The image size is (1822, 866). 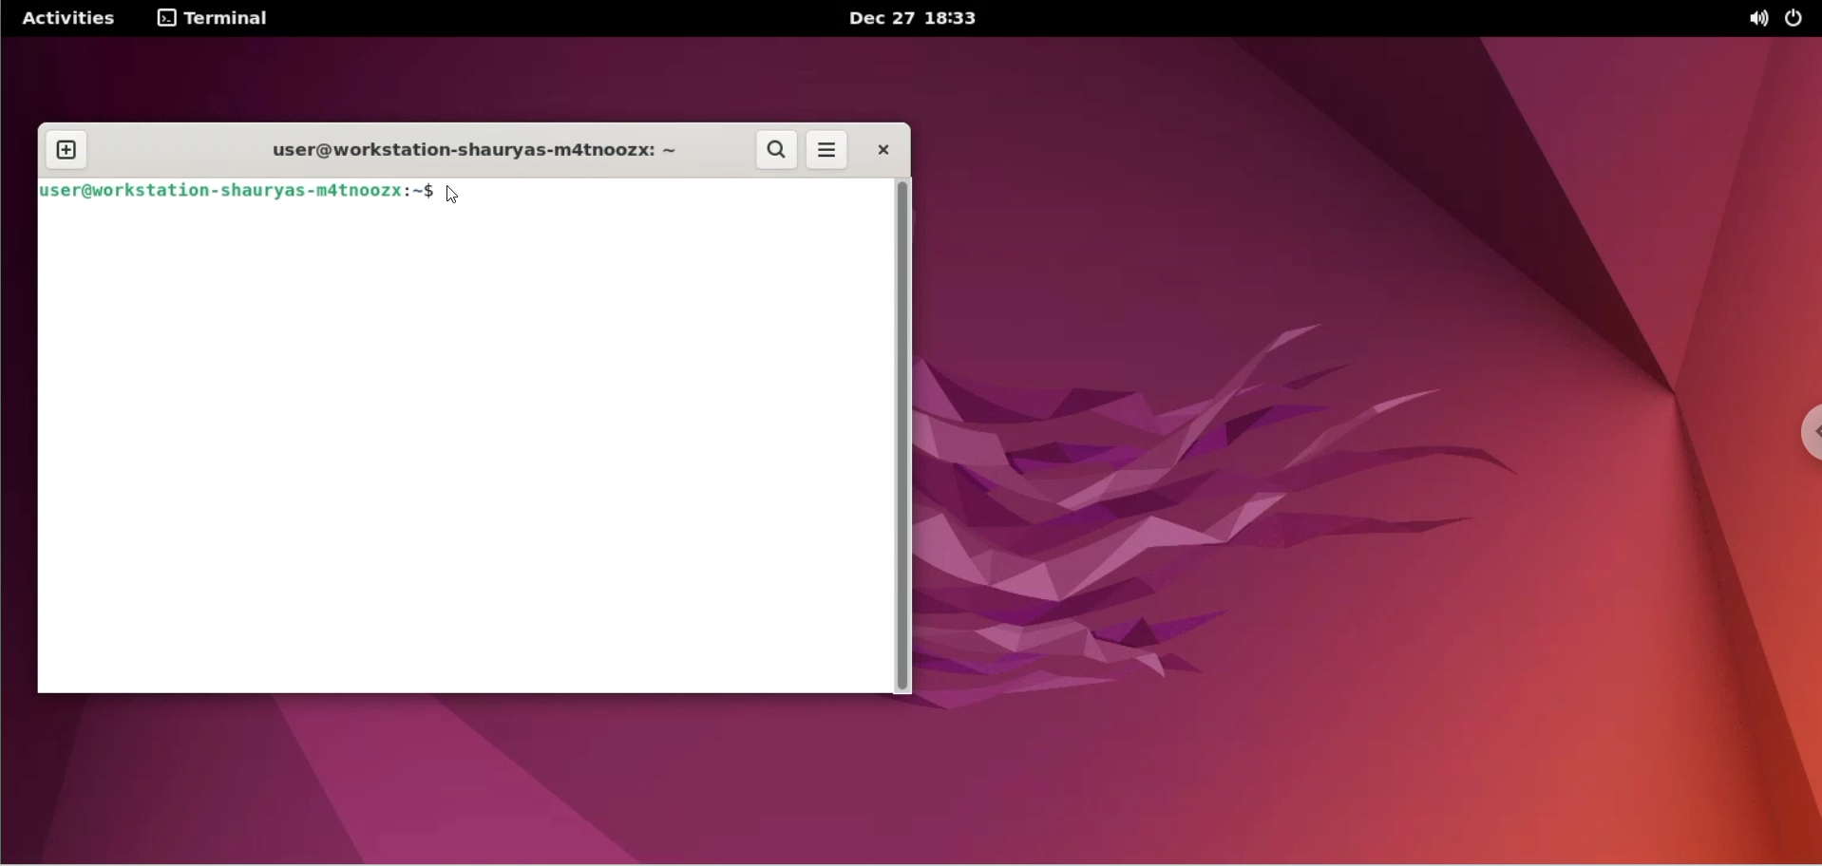 I want to click on scrollbar, so click(x=907, y=438).